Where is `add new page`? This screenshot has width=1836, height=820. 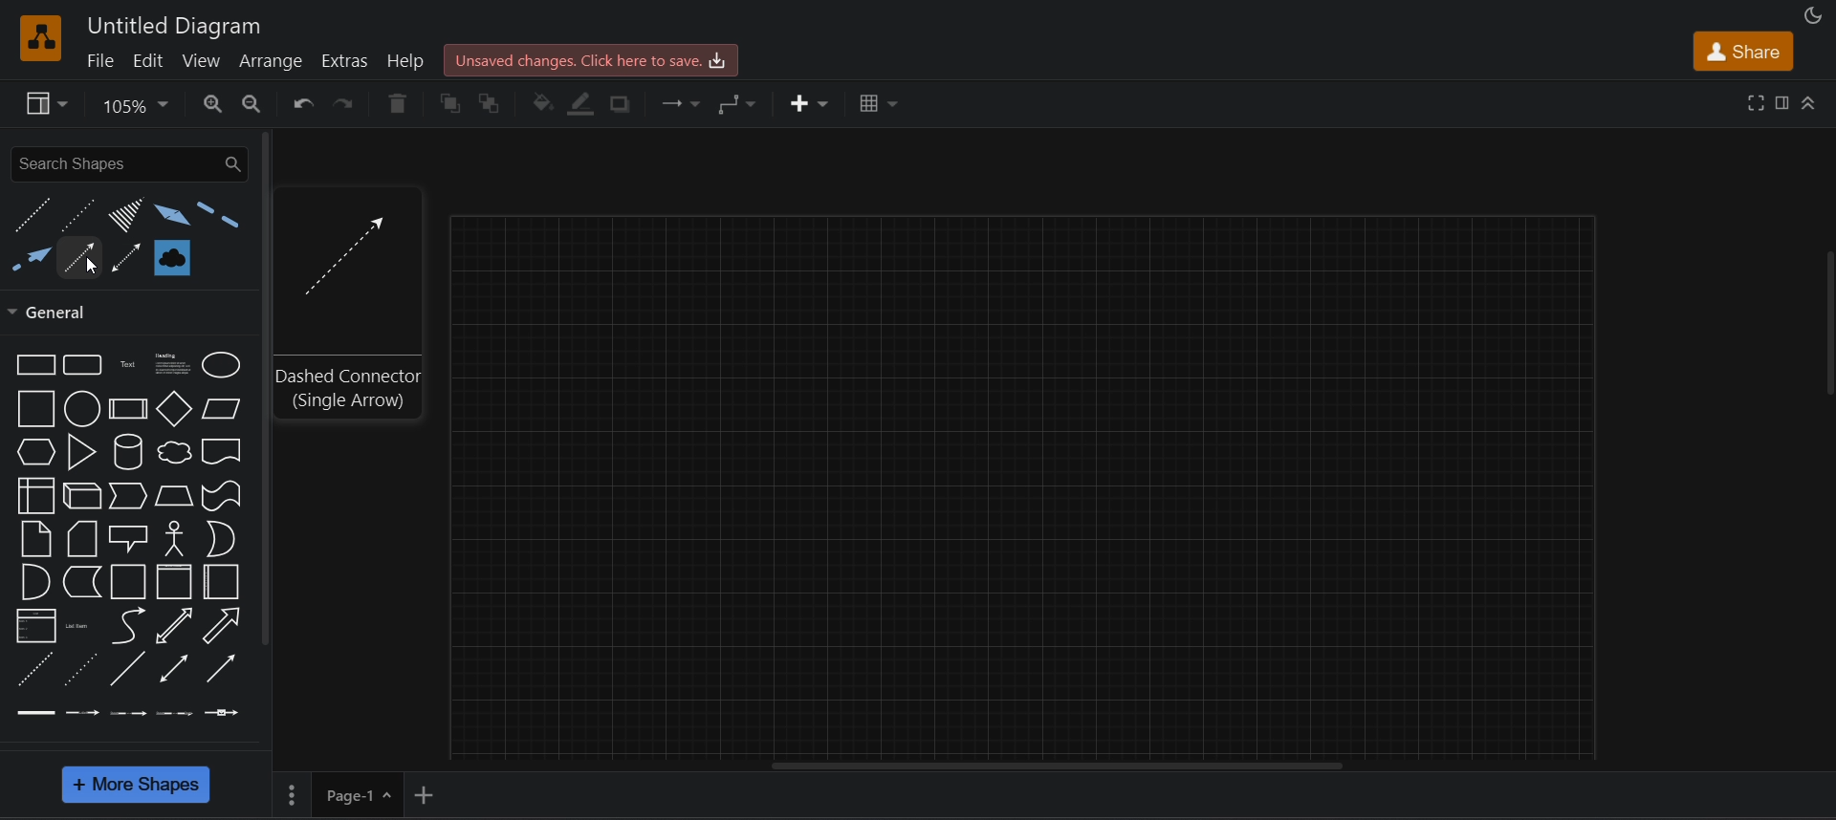
add new page is located at coordinates (428, 793).